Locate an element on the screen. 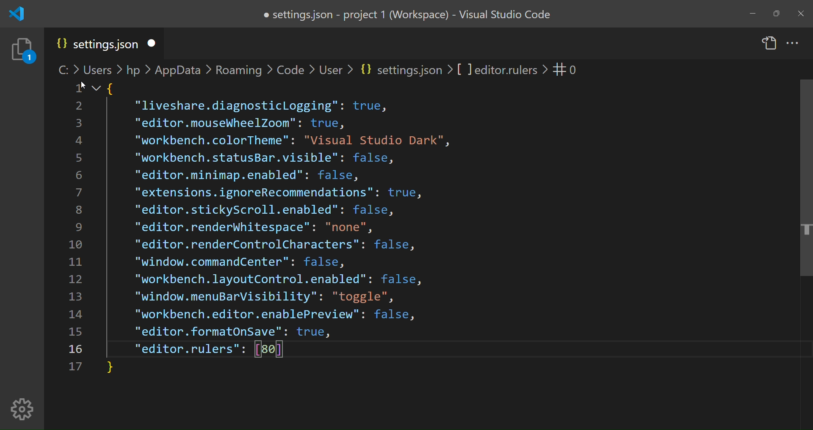 Image resolution: width=813 pixels, height=430 pixels. path is located at coordinates (300, 69).